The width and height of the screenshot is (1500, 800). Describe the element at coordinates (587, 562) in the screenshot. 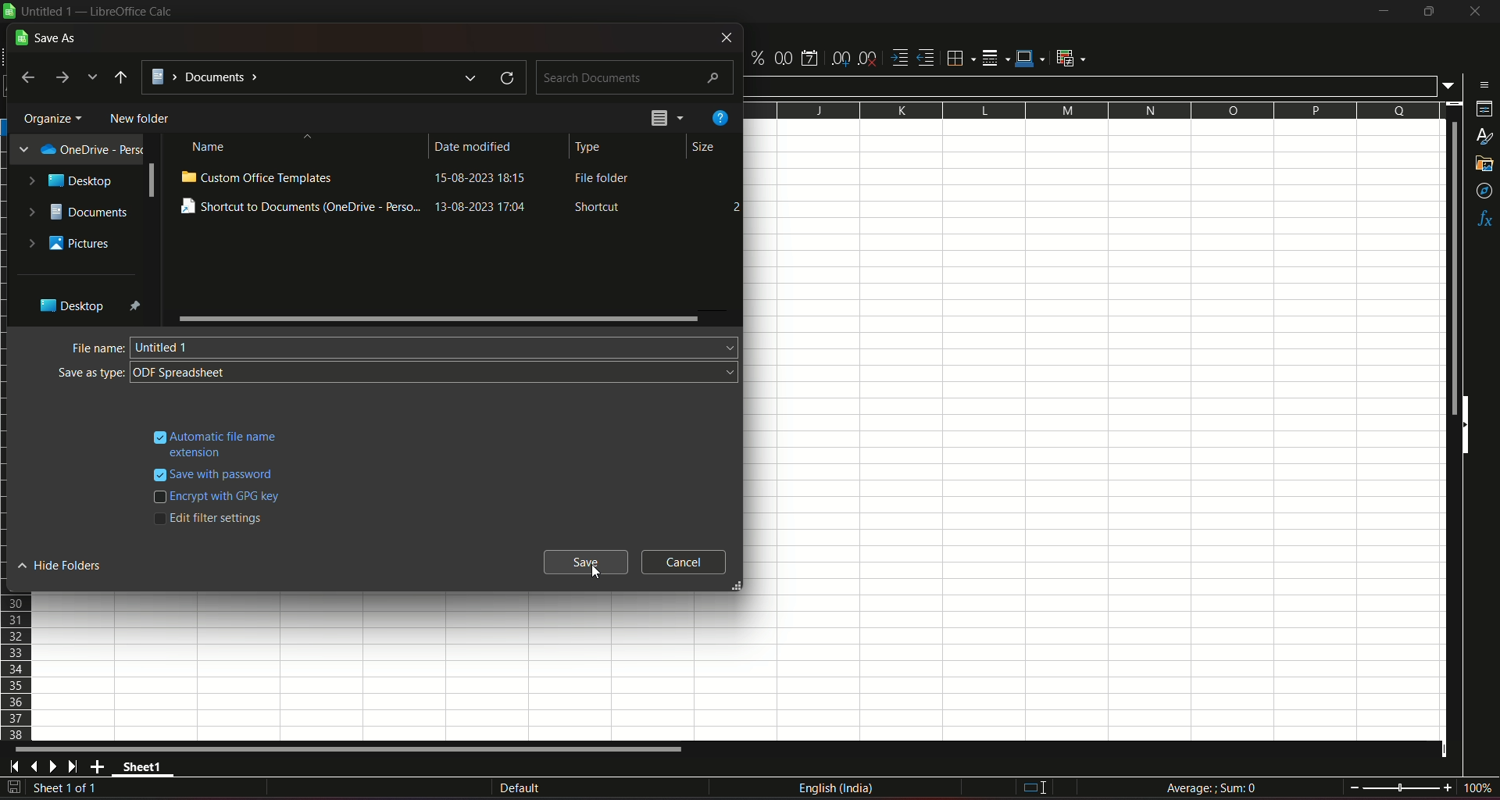

I see `save` at that location.